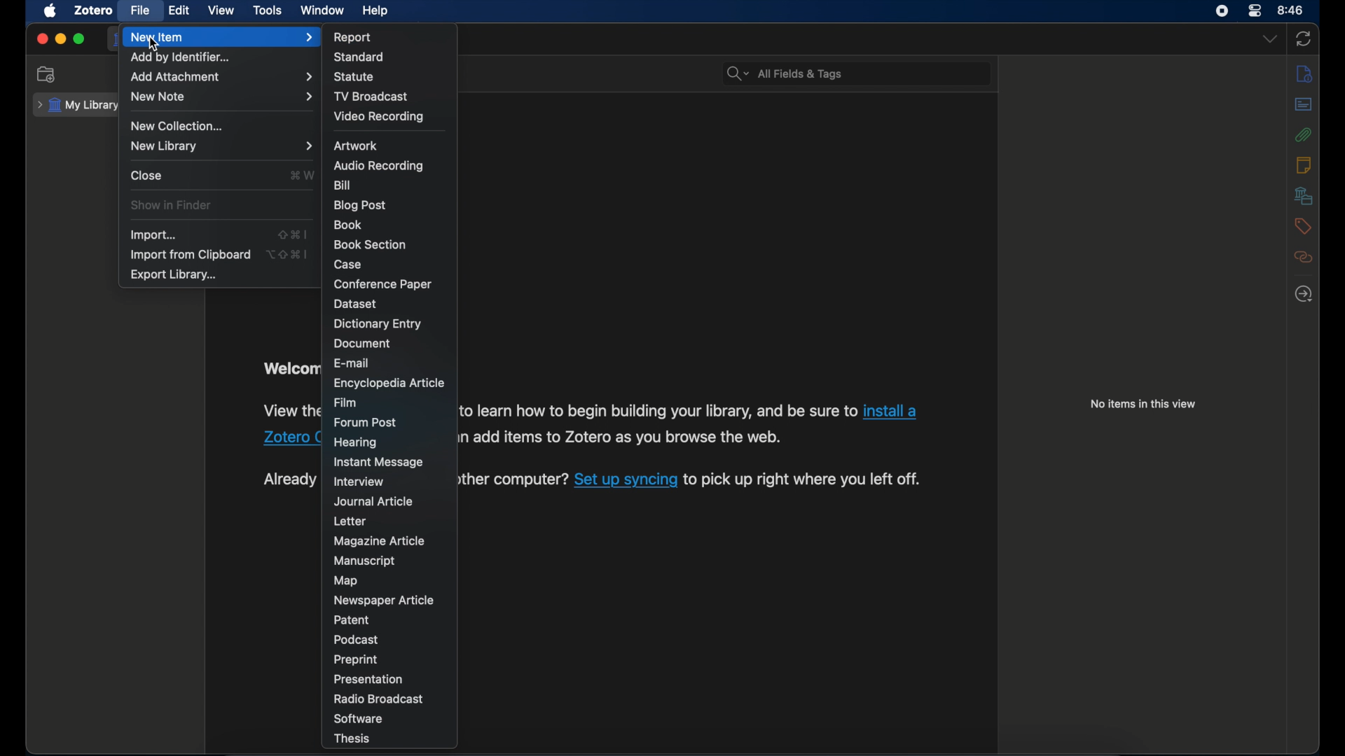 The image size is (1345, 756). Describe the element at coordinates (804, 480) in the screenshot. I see `software information` at that location.